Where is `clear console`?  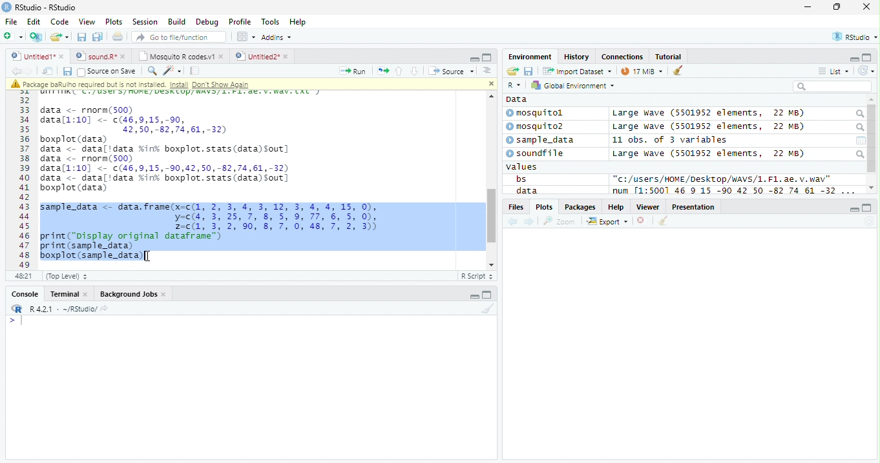 clear console is located at coordinates (678, 70).